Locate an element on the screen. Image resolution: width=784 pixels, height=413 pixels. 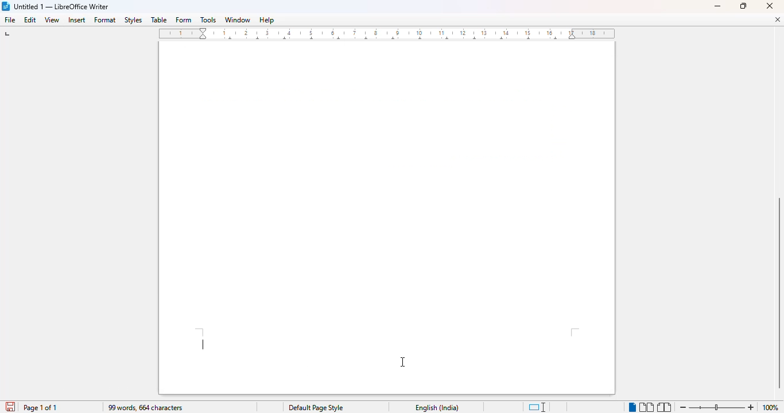
Untitled 1 -- LibreOffice Writer is located at coordinates (63, 6).